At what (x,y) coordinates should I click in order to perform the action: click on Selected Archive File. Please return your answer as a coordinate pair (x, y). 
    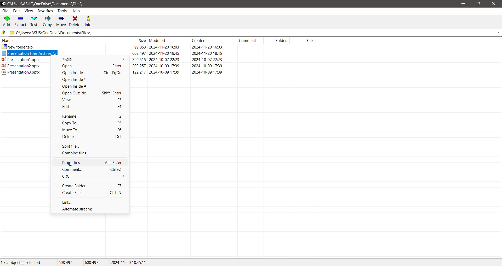
    Looking at the image, I should click on (159, 53).